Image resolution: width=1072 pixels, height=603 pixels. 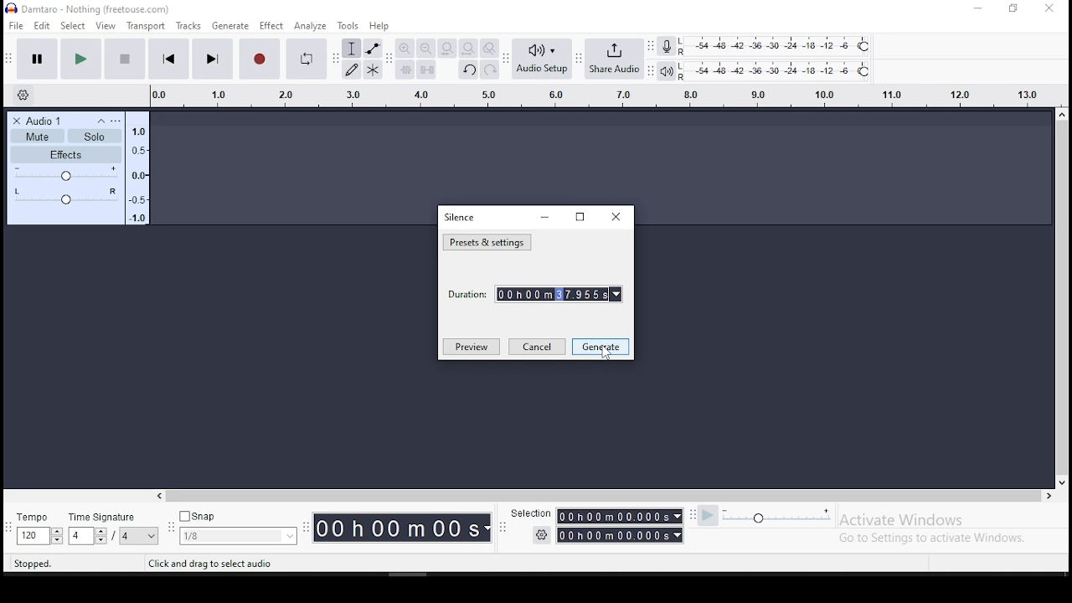 What do you see at coordinates (145, 26) in the screenshot?
I see `transport` at bounding box center [145, 26].